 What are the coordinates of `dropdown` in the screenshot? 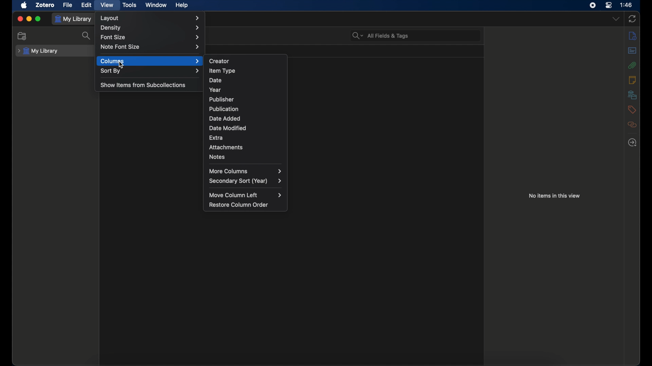 It's located at (616, 19).